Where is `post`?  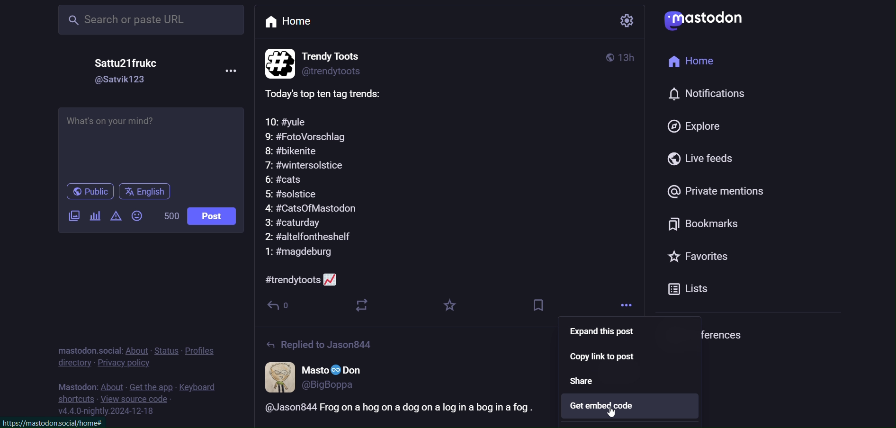
post is located at coordinates (213, 217).